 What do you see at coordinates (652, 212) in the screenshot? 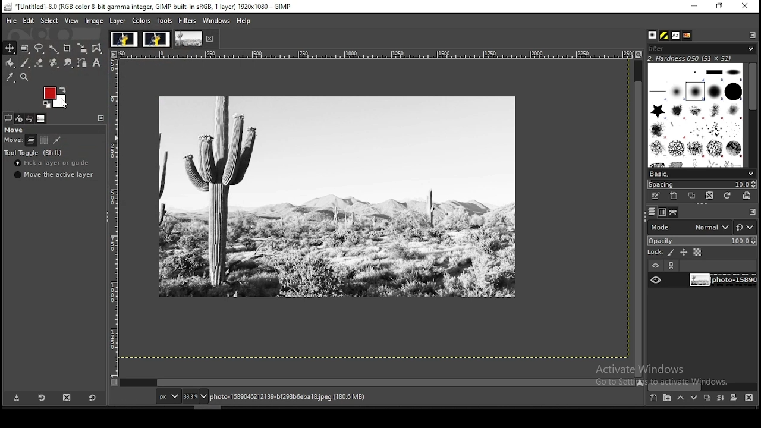
I see `layers` at bounding box center [652, 212].